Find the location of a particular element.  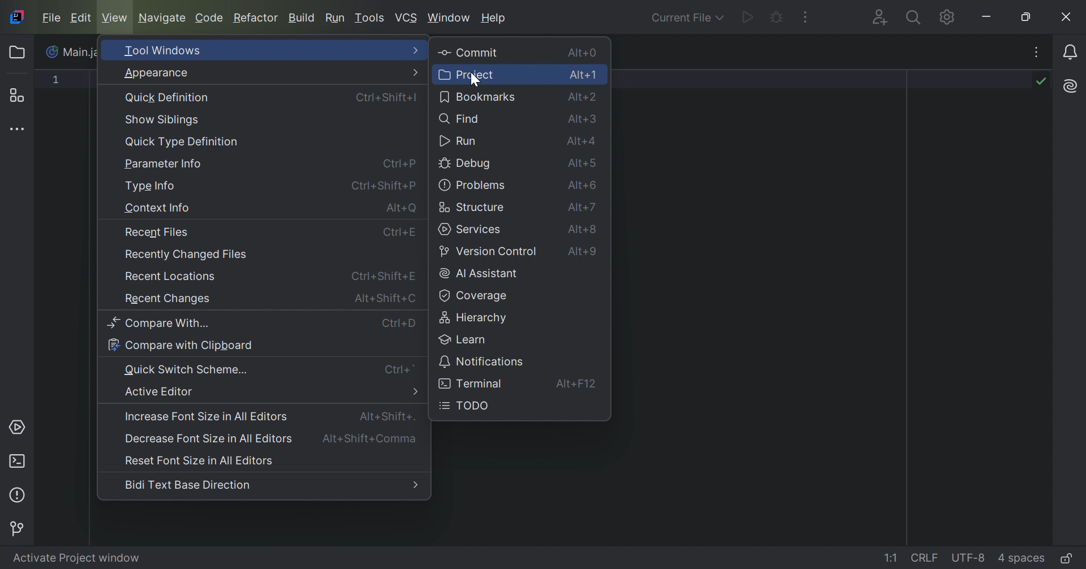

Decrease Font Size in All Editors is located at coordinates (206, 438).